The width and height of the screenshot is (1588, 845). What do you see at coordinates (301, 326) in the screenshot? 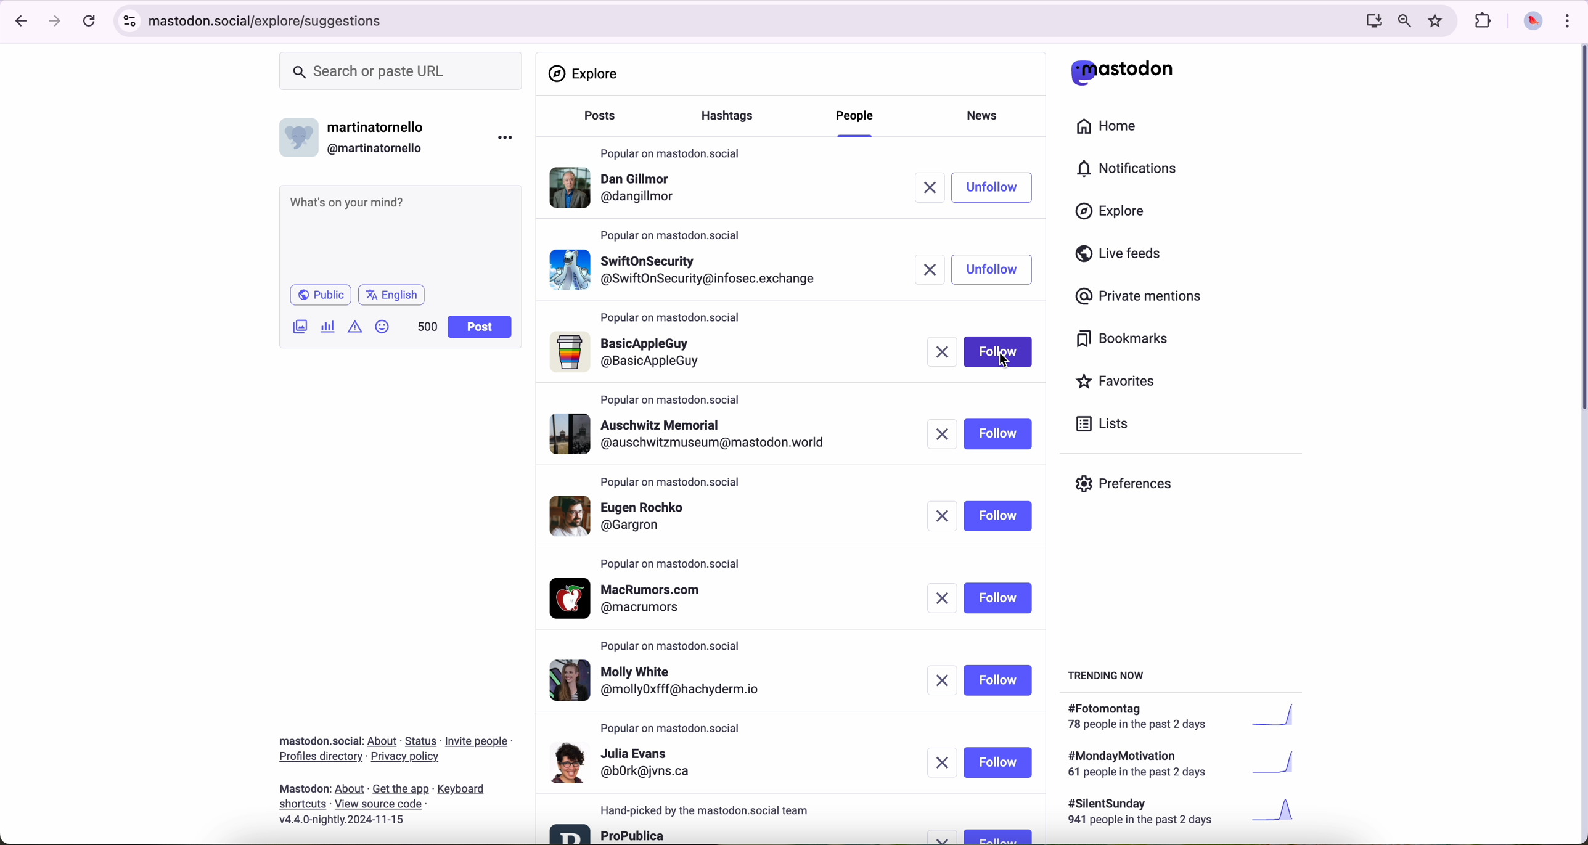
I see `attach image` at bounding box center [301, 326].